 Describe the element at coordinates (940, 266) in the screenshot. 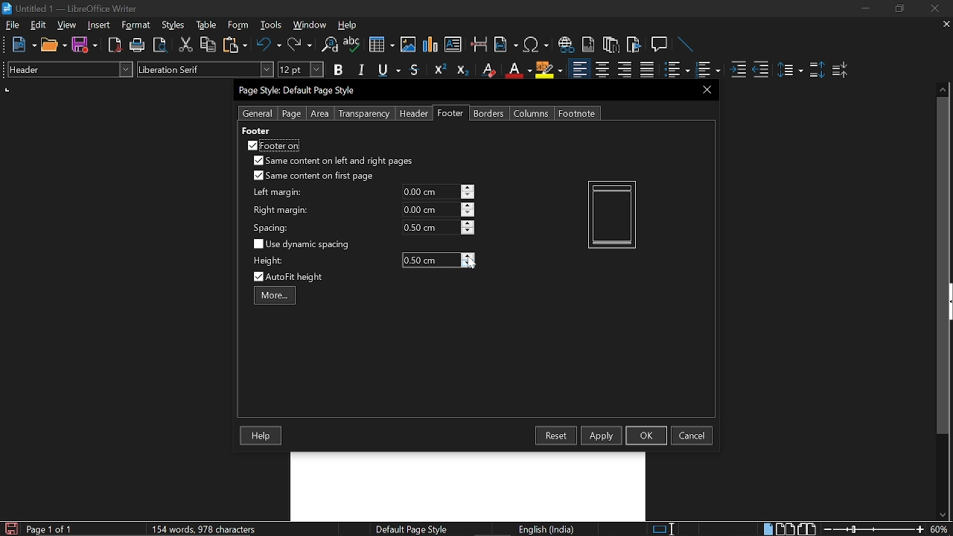

I see `vertical scrollbar` at that location.